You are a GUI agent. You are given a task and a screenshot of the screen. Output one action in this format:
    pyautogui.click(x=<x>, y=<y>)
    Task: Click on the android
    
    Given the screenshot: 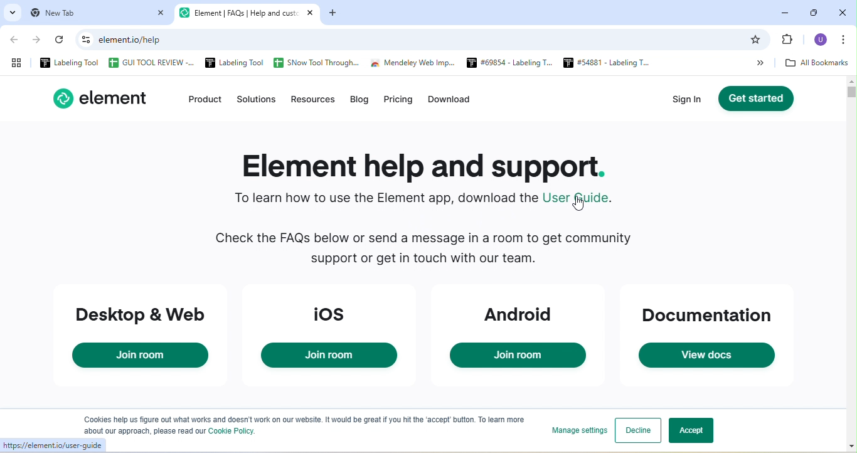 What is the action you would take?
    pyautogui.click(x=507, y=313)
    